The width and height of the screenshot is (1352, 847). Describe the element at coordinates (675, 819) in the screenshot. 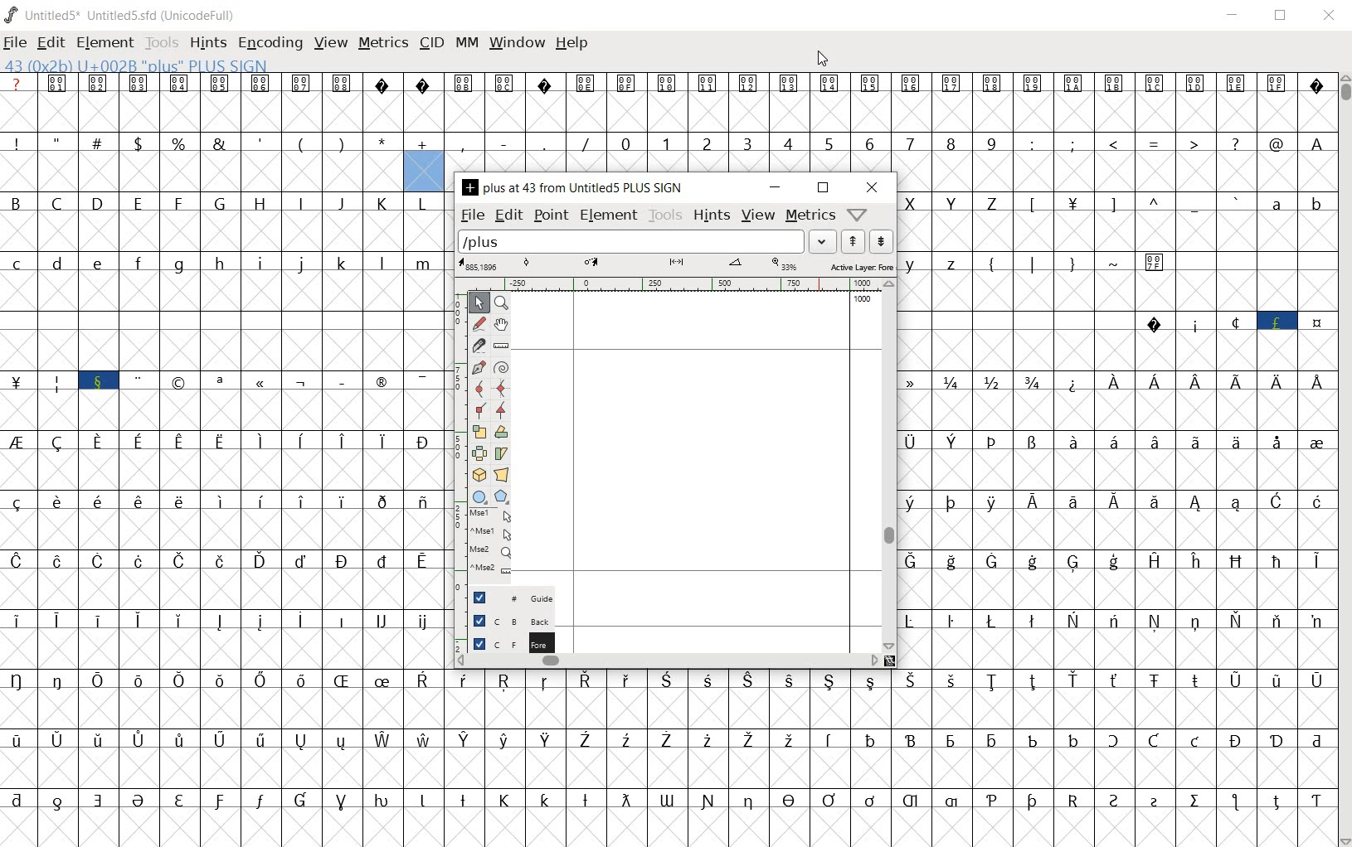

I see `special characters` at that location.